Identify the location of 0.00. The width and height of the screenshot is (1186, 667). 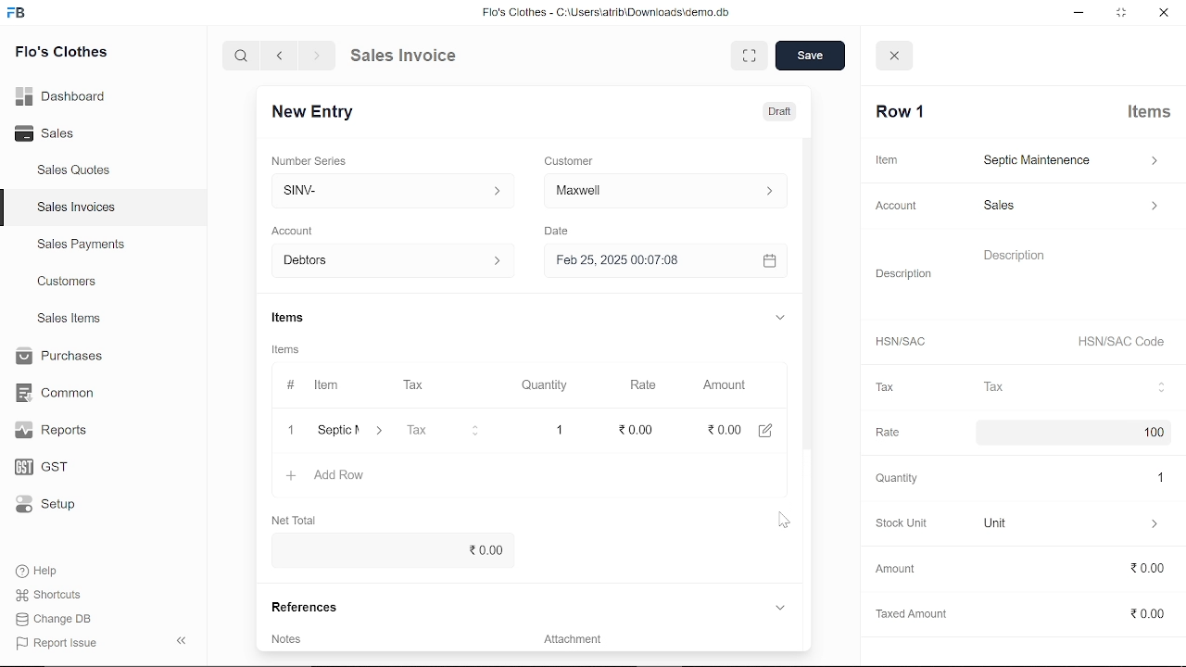
(391, 548).